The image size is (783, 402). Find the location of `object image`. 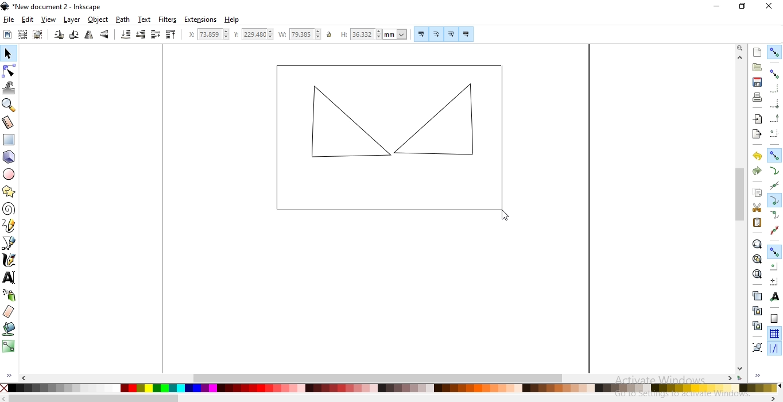

object image is located at coordinates (393, 141).